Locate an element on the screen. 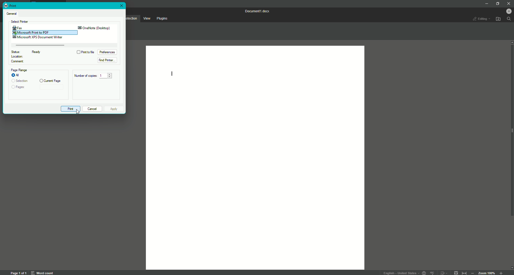 The image size is (514, 275). Print to file is located at coordinates (85, 52).